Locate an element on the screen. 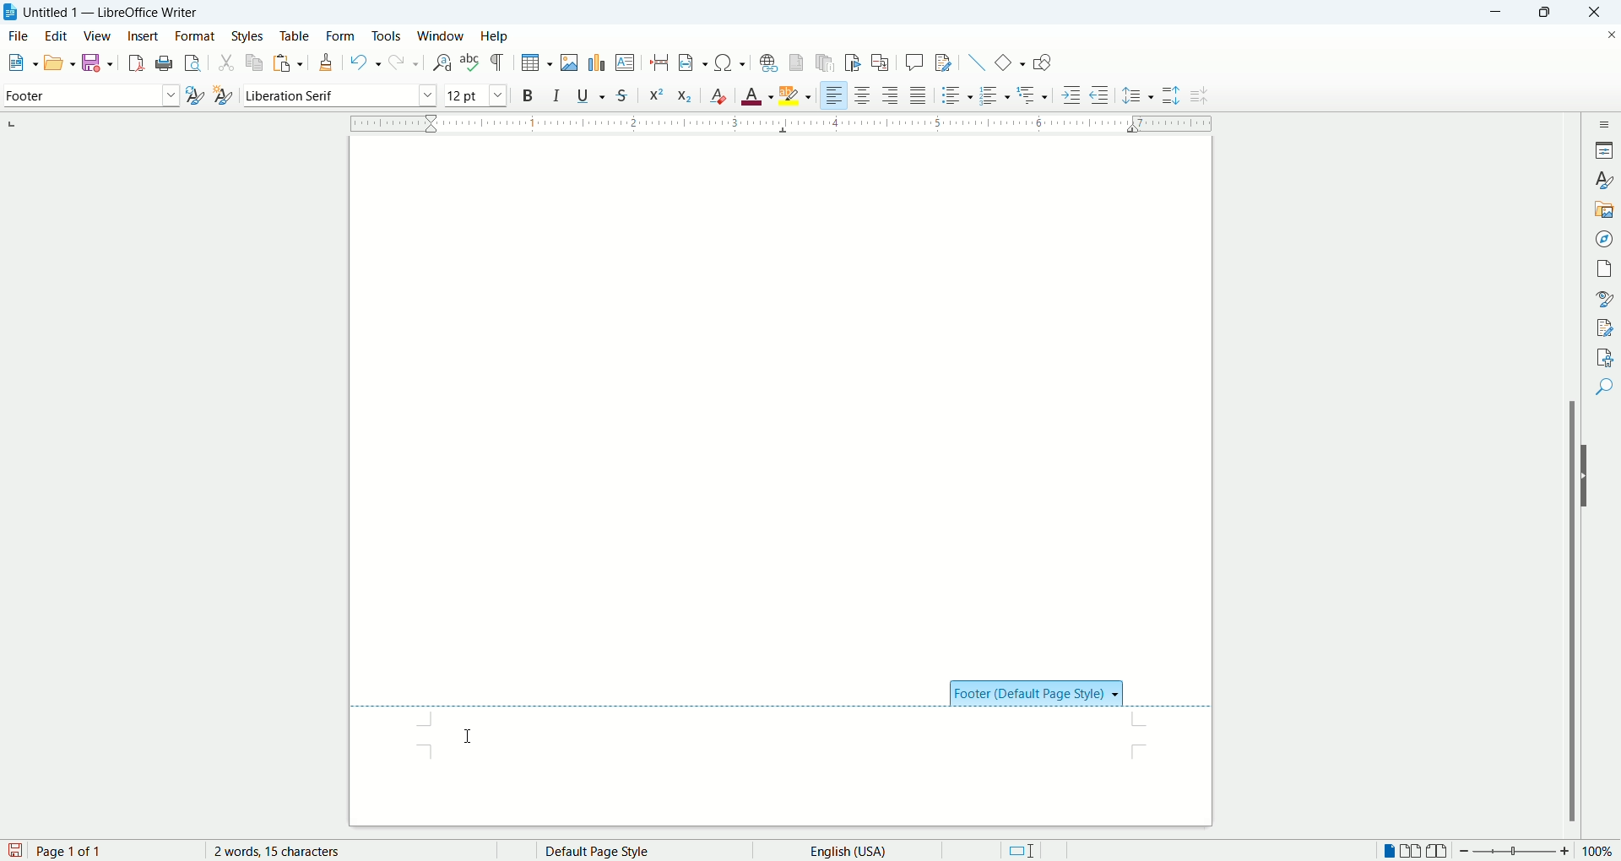 The width and height of the screenshot is (1621, 861). outline is located at coordinates (1034, 94).